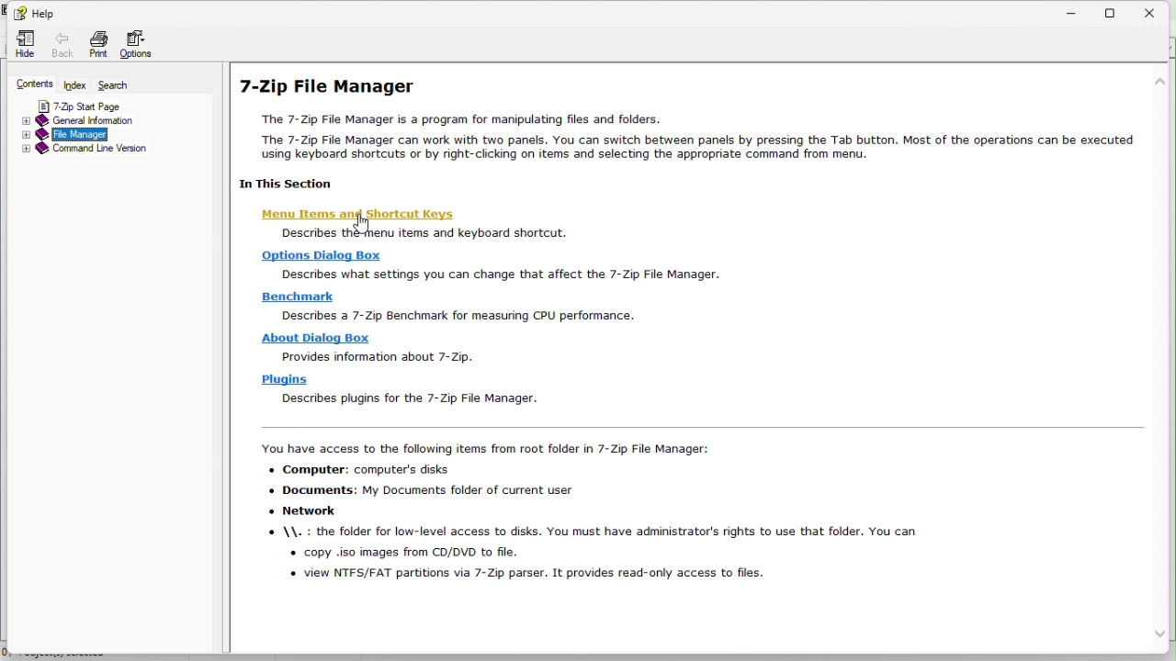 The height and width of the screenshot is (661, 1176). Describe the element at coordinates (36, 14) in the screenshot. I see `Help` at that location.